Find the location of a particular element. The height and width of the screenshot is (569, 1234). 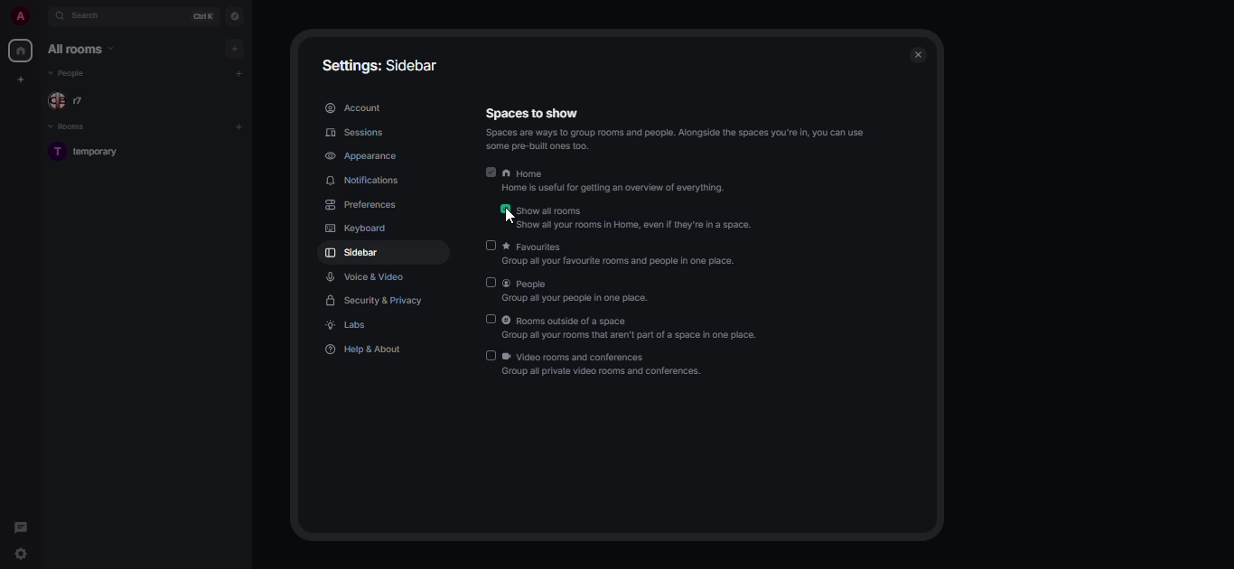

people is located at coordinates (579, 291).